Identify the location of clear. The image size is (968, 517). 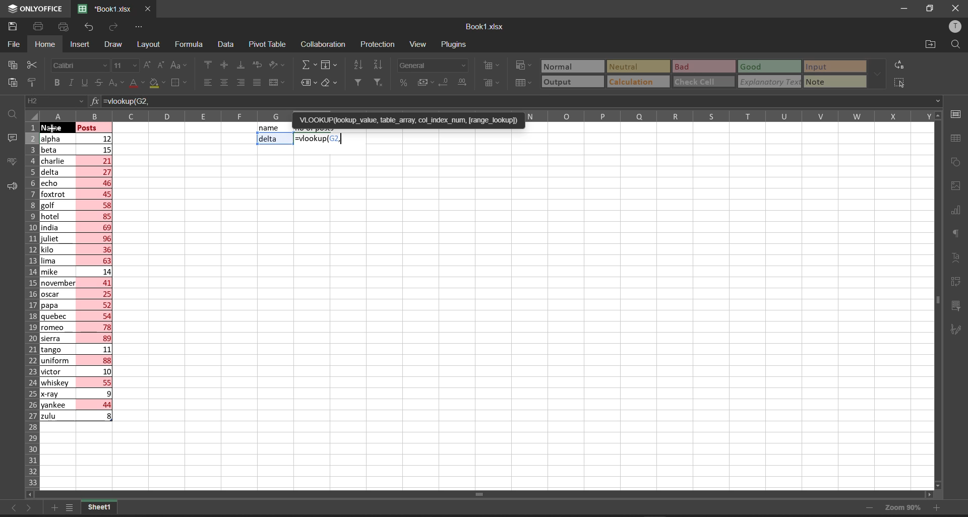
(330, 83).